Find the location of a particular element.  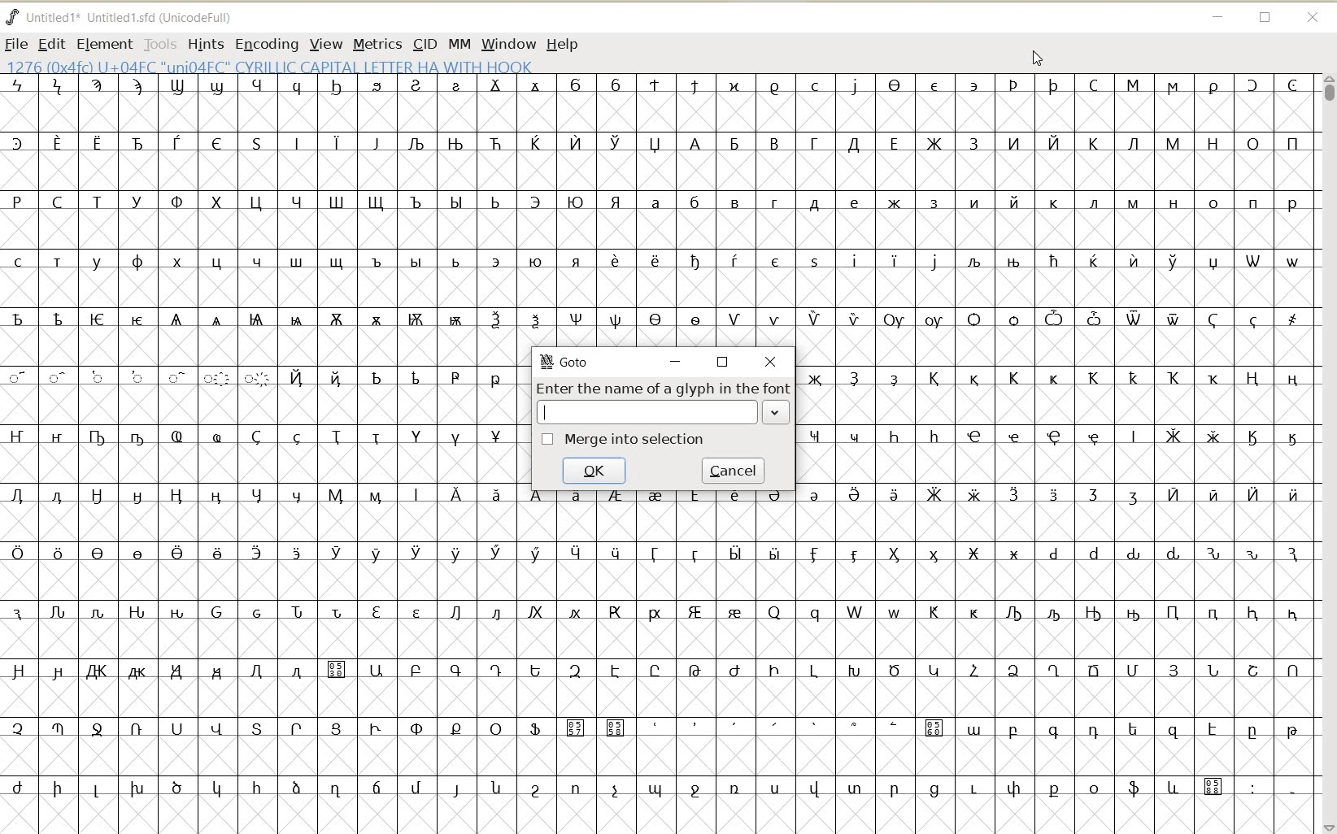

RESTORE is located at coordinates (1265, 19).